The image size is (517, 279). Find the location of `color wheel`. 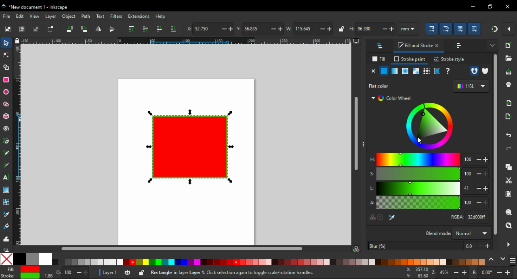

color wheel is located at coordinates (393, 98).